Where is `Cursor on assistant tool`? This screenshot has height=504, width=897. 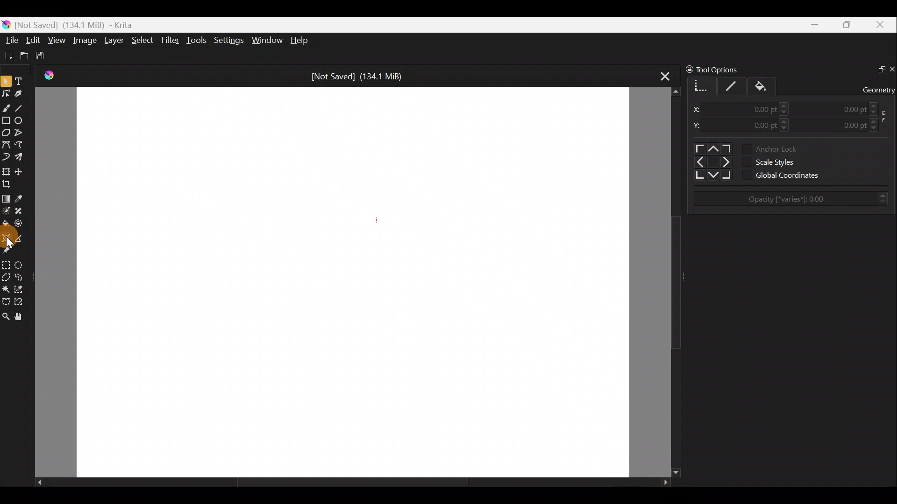 Cursor on assistant tool is located at coordinates (8, 238).